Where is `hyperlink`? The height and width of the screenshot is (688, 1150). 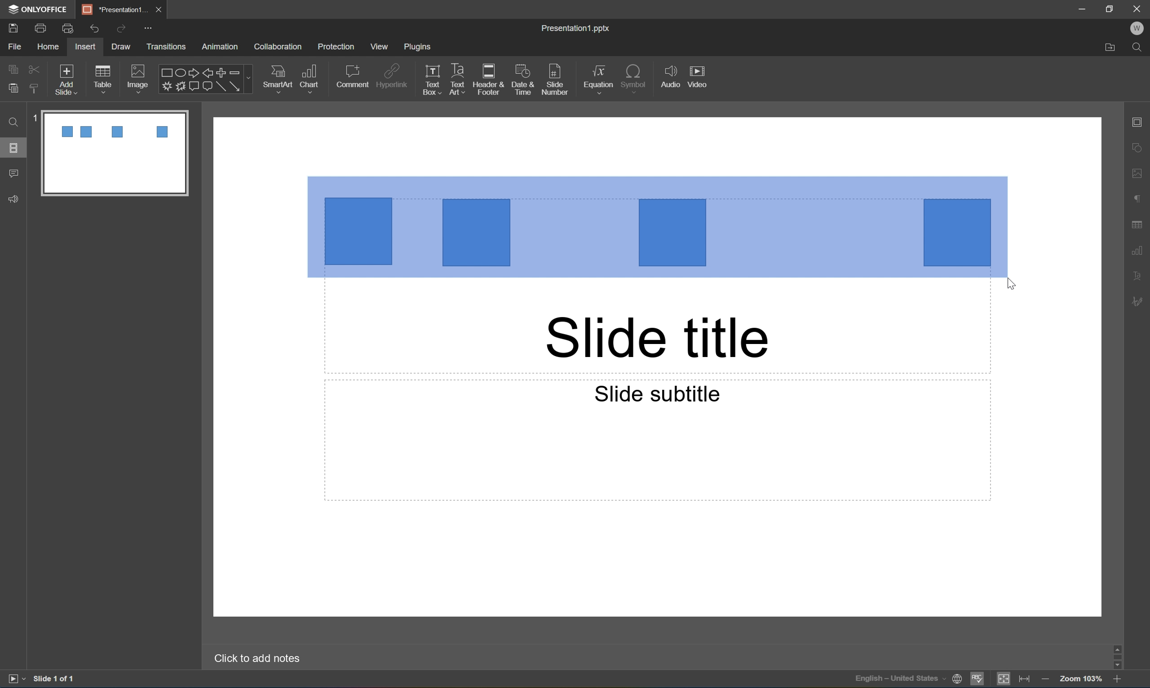
hyperlink is located at coordinates (393, 75).